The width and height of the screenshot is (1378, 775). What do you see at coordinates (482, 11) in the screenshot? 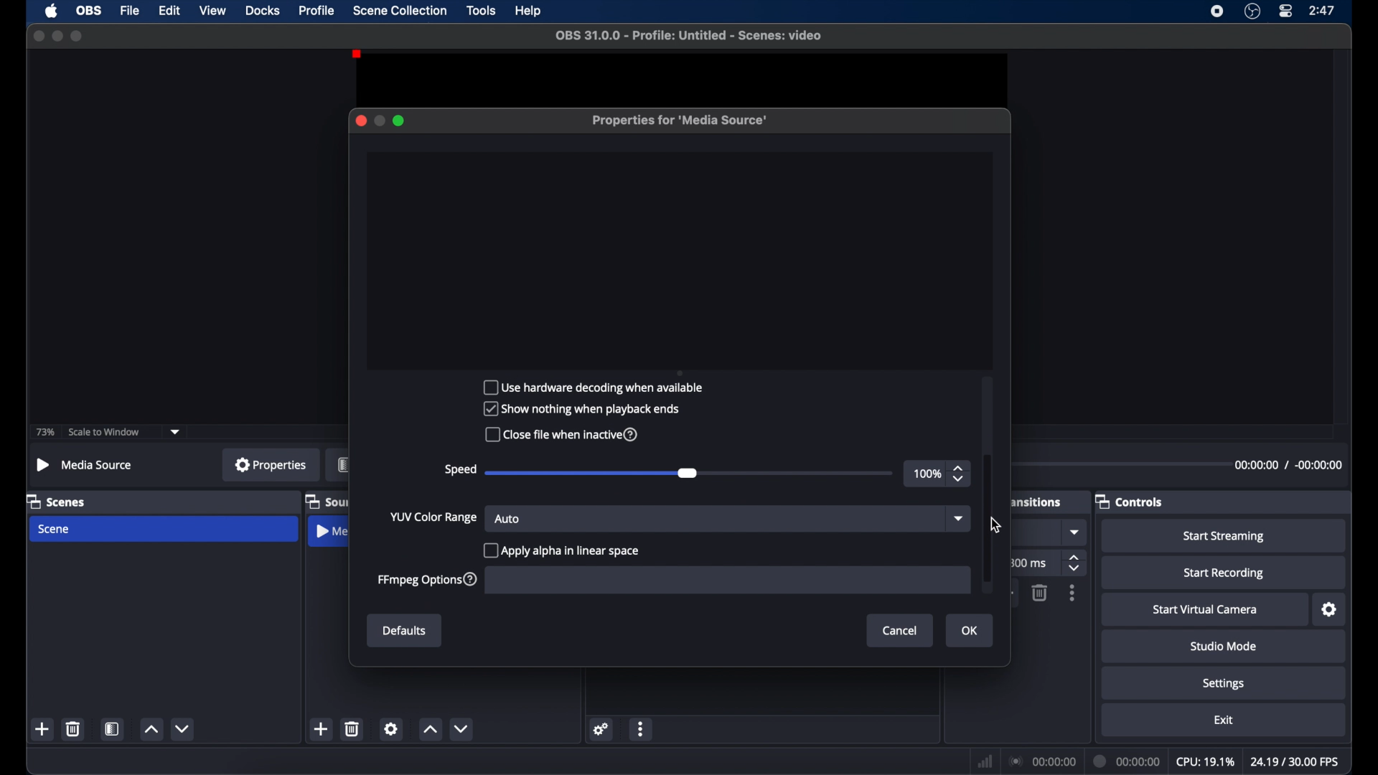
I see `tools` at bounding box center [482, 11].